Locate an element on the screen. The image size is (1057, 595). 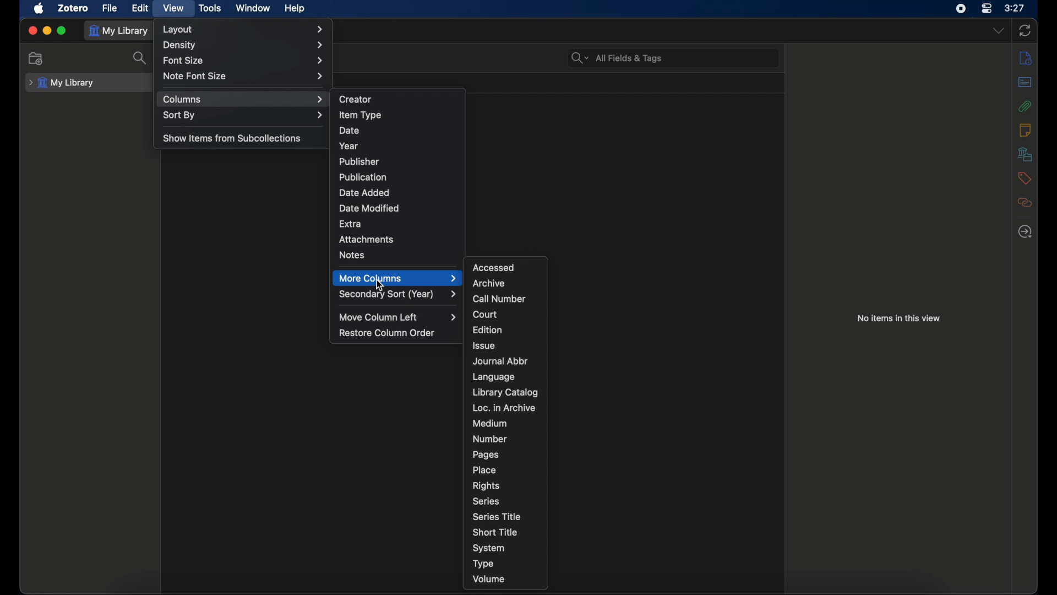
issue is located at coordinates (484, 345).